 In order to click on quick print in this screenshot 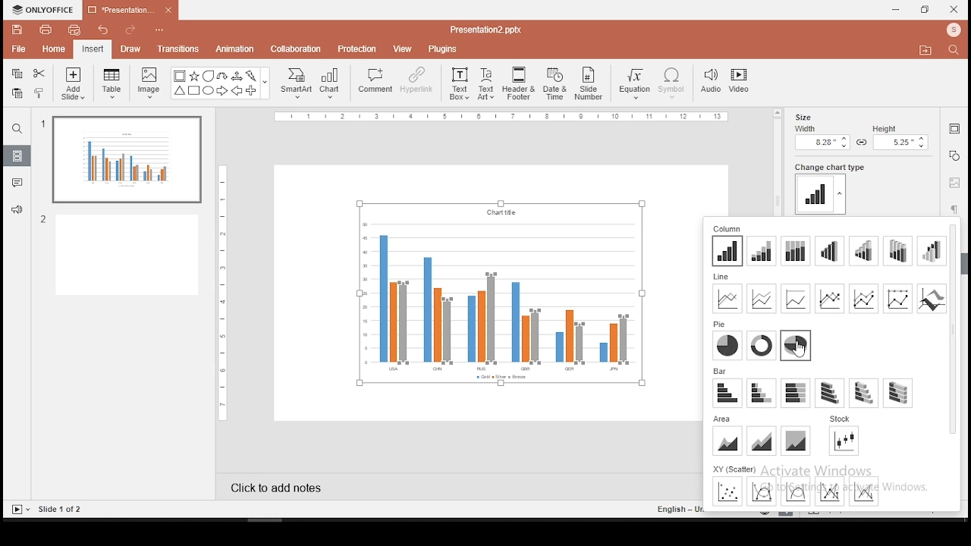, I will do `click(76, 30)`.